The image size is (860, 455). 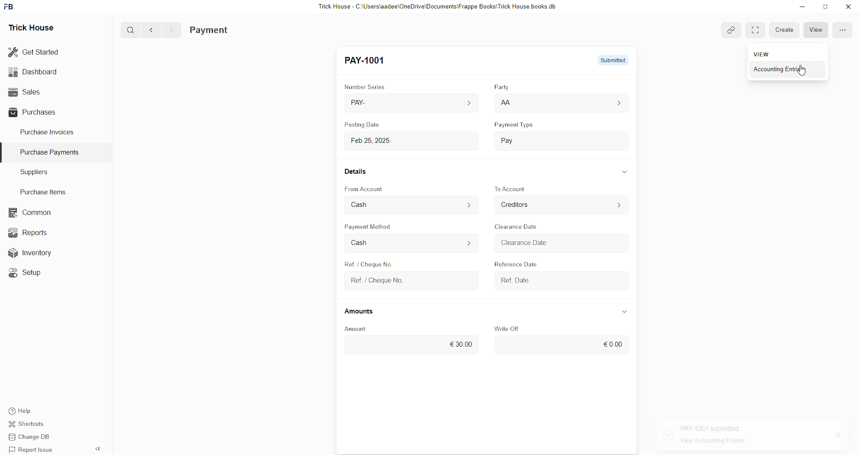 I want to click on > Clearance Date, so click(x=540, y=242).